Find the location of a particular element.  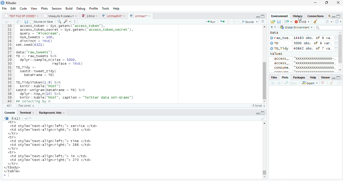

cursor is located at coordinates (300, 19).